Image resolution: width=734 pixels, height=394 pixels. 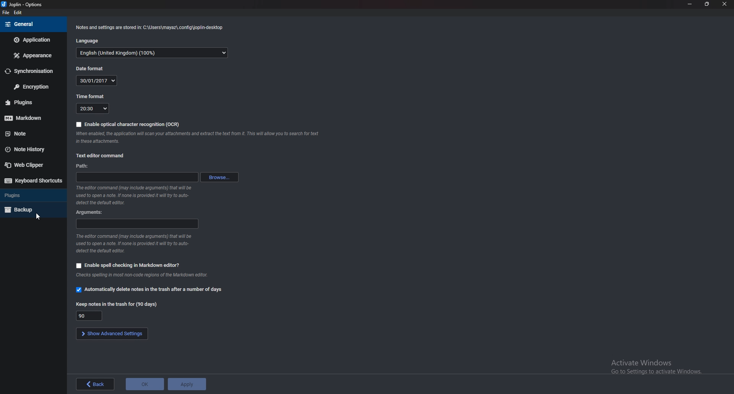 I want to click on Enable spell checking, so click(x=127, y=266).